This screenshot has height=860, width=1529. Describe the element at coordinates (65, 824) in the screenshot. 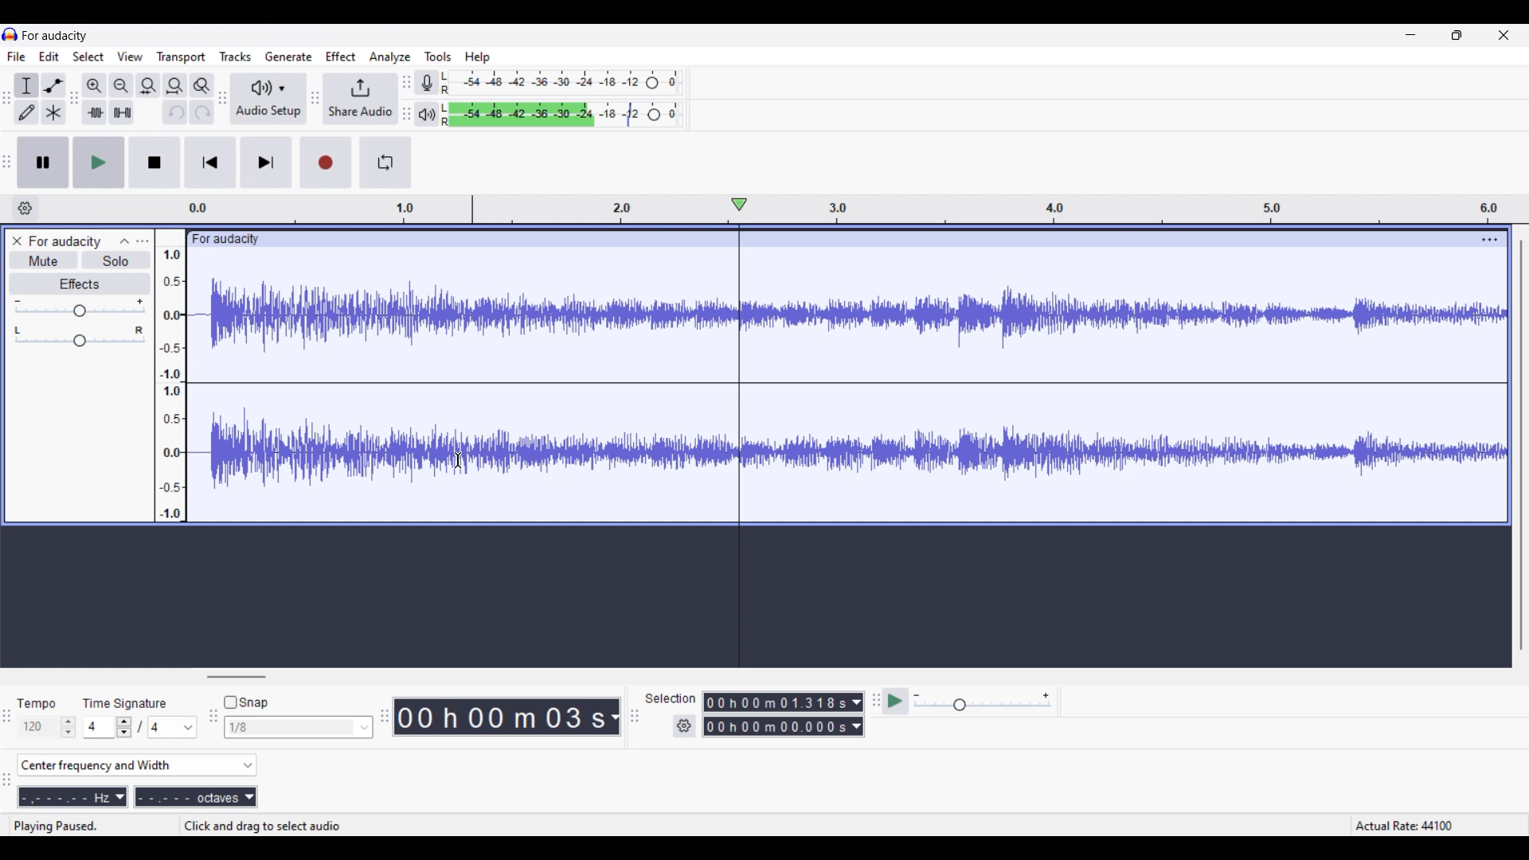

I see `Status of sound` at that location.